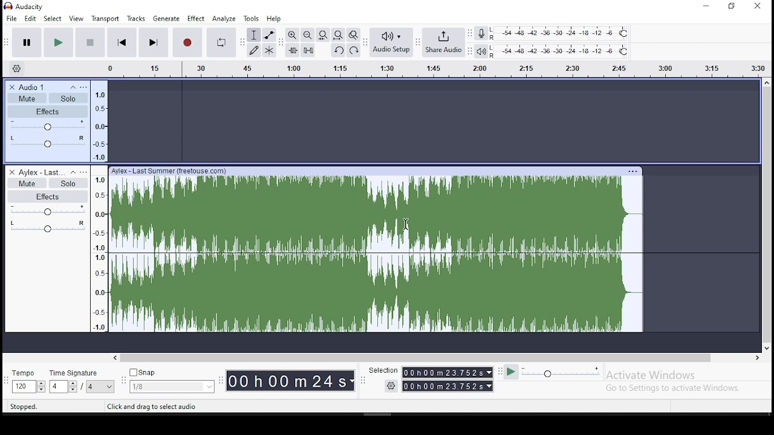  I want to click on open menu, so click(84, 171).